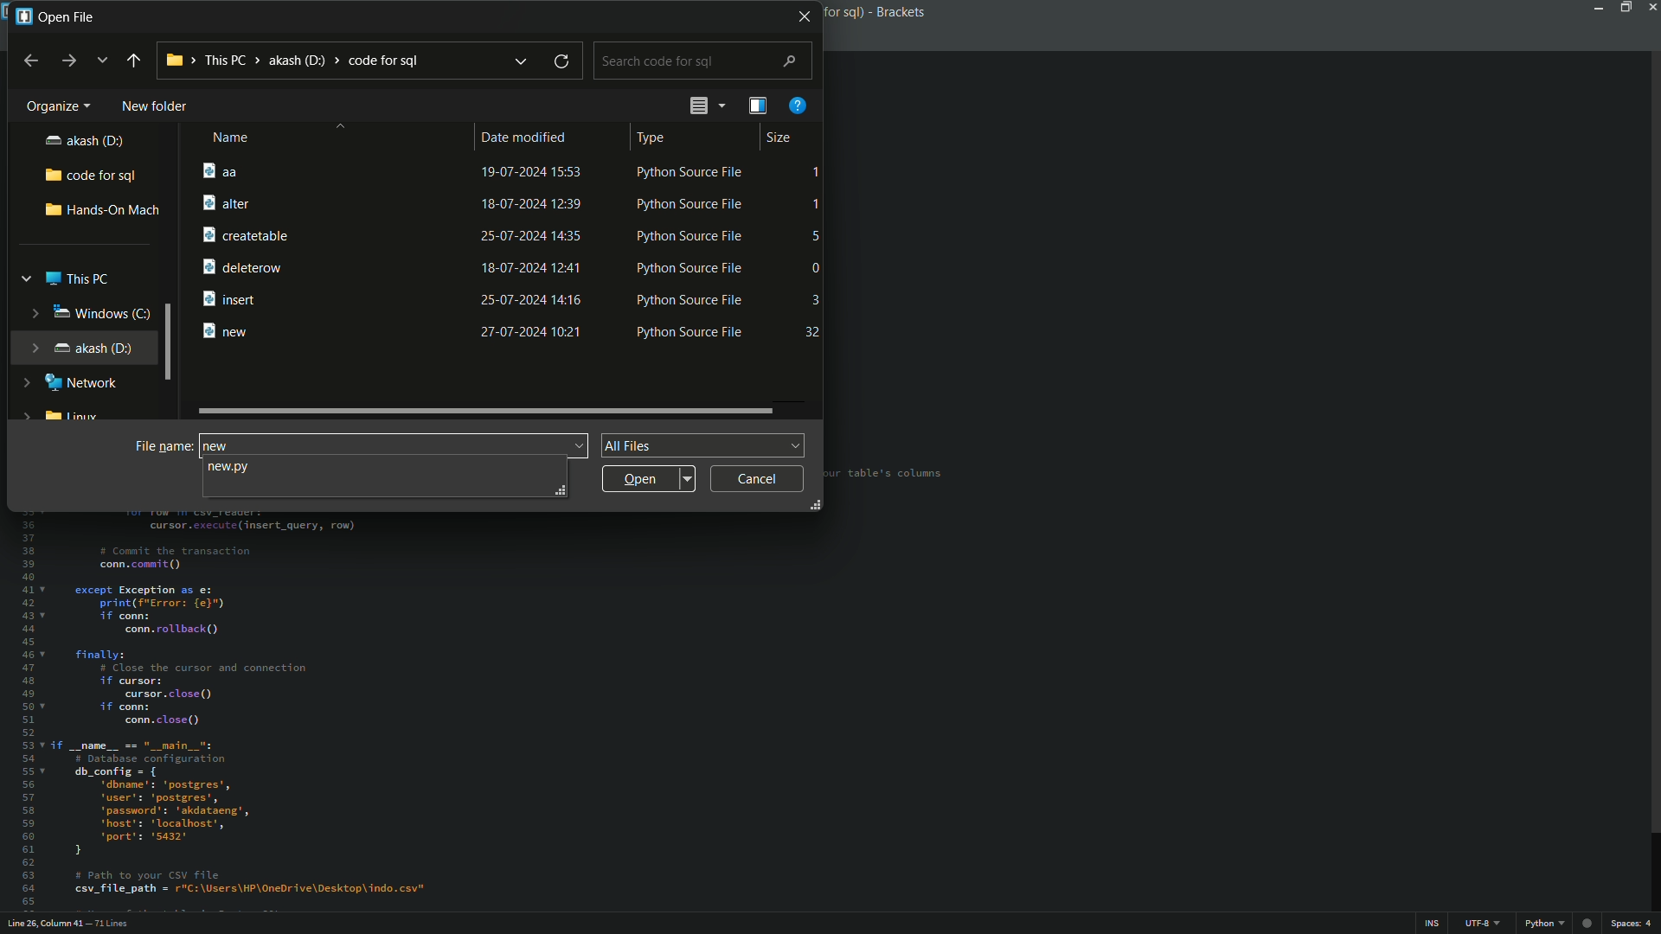  Describe the element at coordinates (688, 267) in the screenshot. I see `Python Source File` at that location.